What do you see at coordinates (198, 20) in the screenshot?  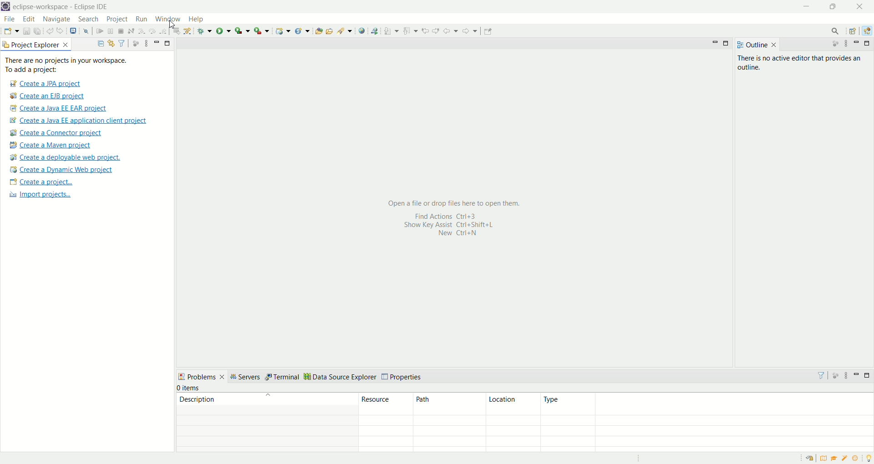 I see `help` at bounding box center [198, 20].